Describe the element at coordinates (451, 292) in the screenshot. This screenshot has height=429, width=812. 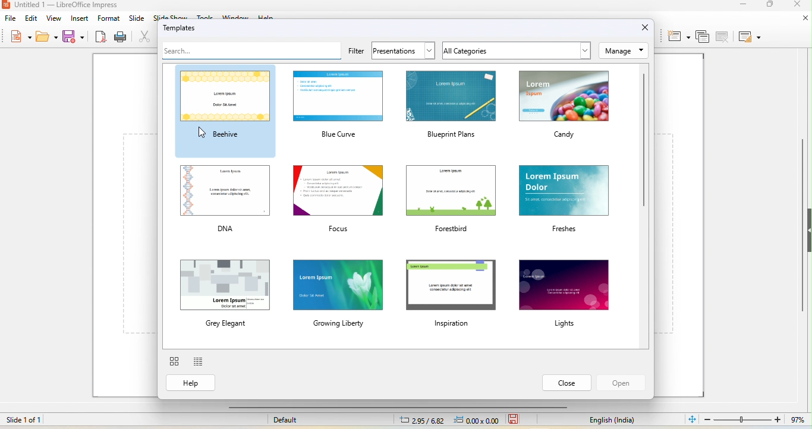
I see `inspiration` at that location.